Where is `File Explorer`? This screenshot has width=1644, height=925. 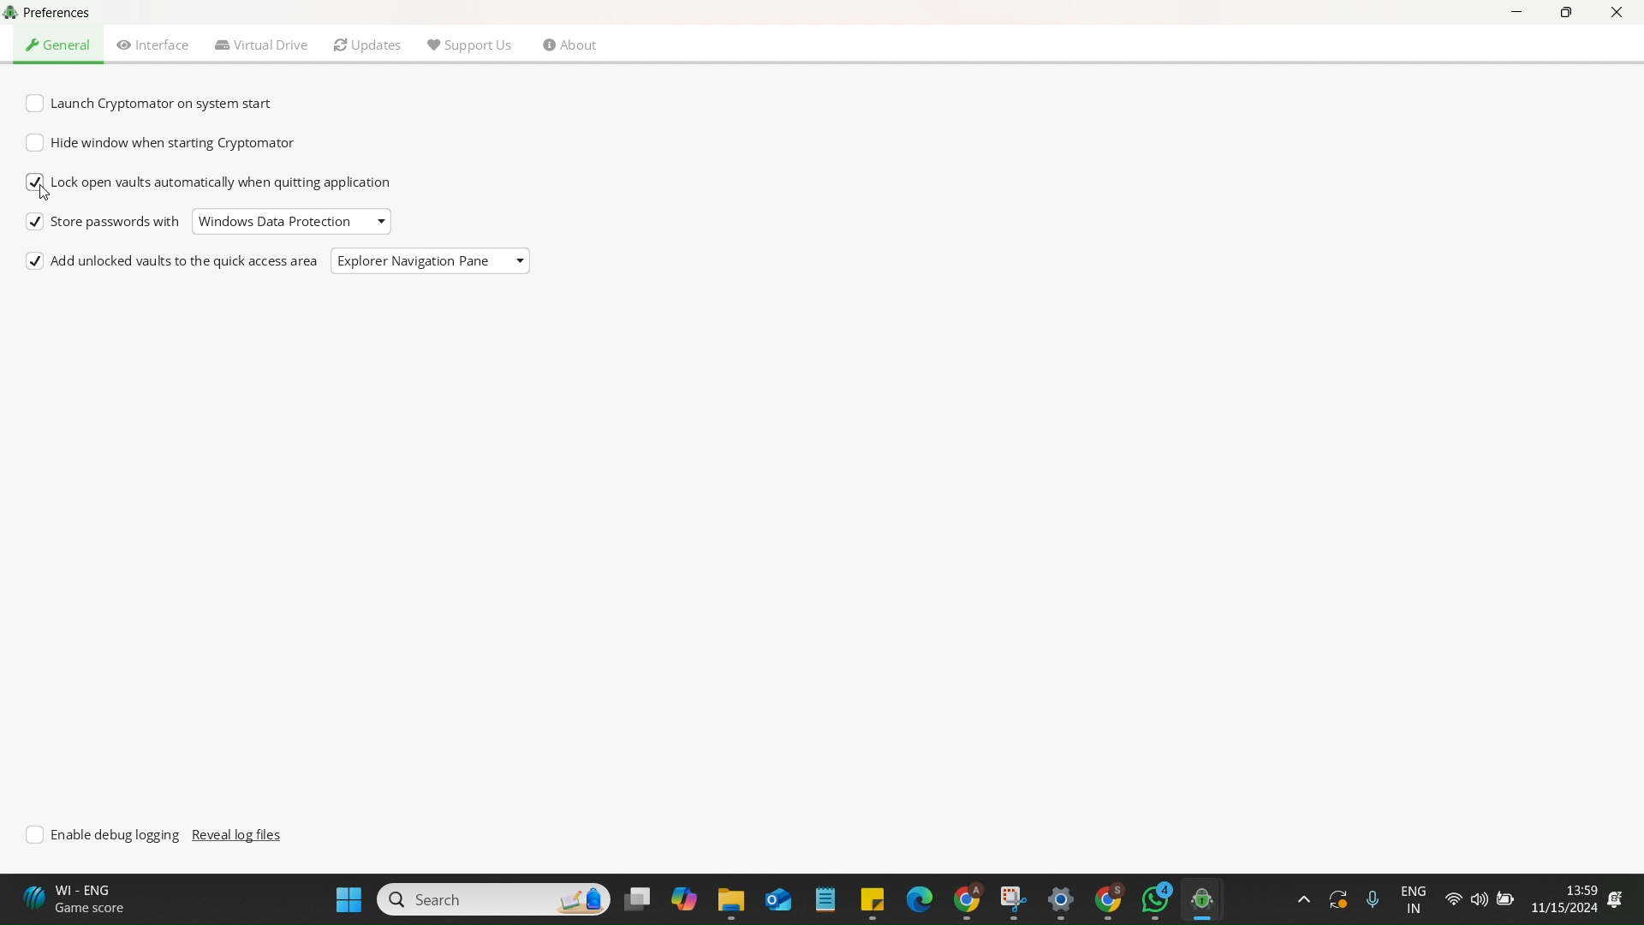 File Explorer is located at coordinates (729, 903).